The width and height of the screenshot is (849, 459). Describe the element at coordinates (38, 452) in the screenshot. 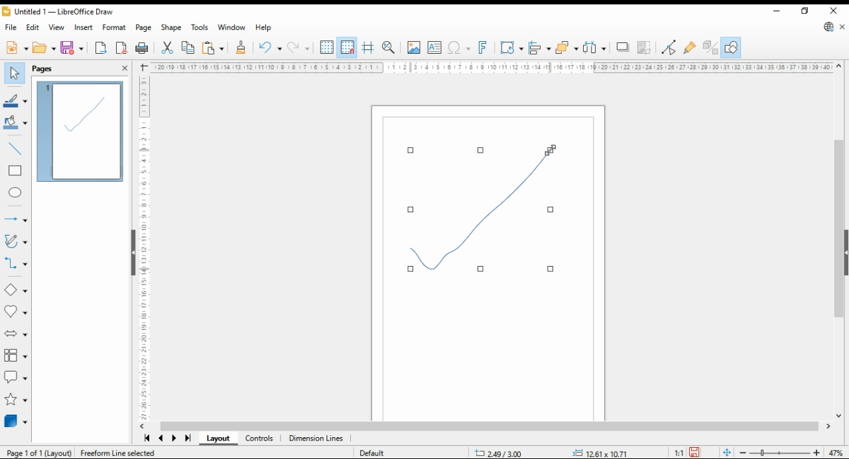

I see `pagw 1 of 1 (layout)` at that location.